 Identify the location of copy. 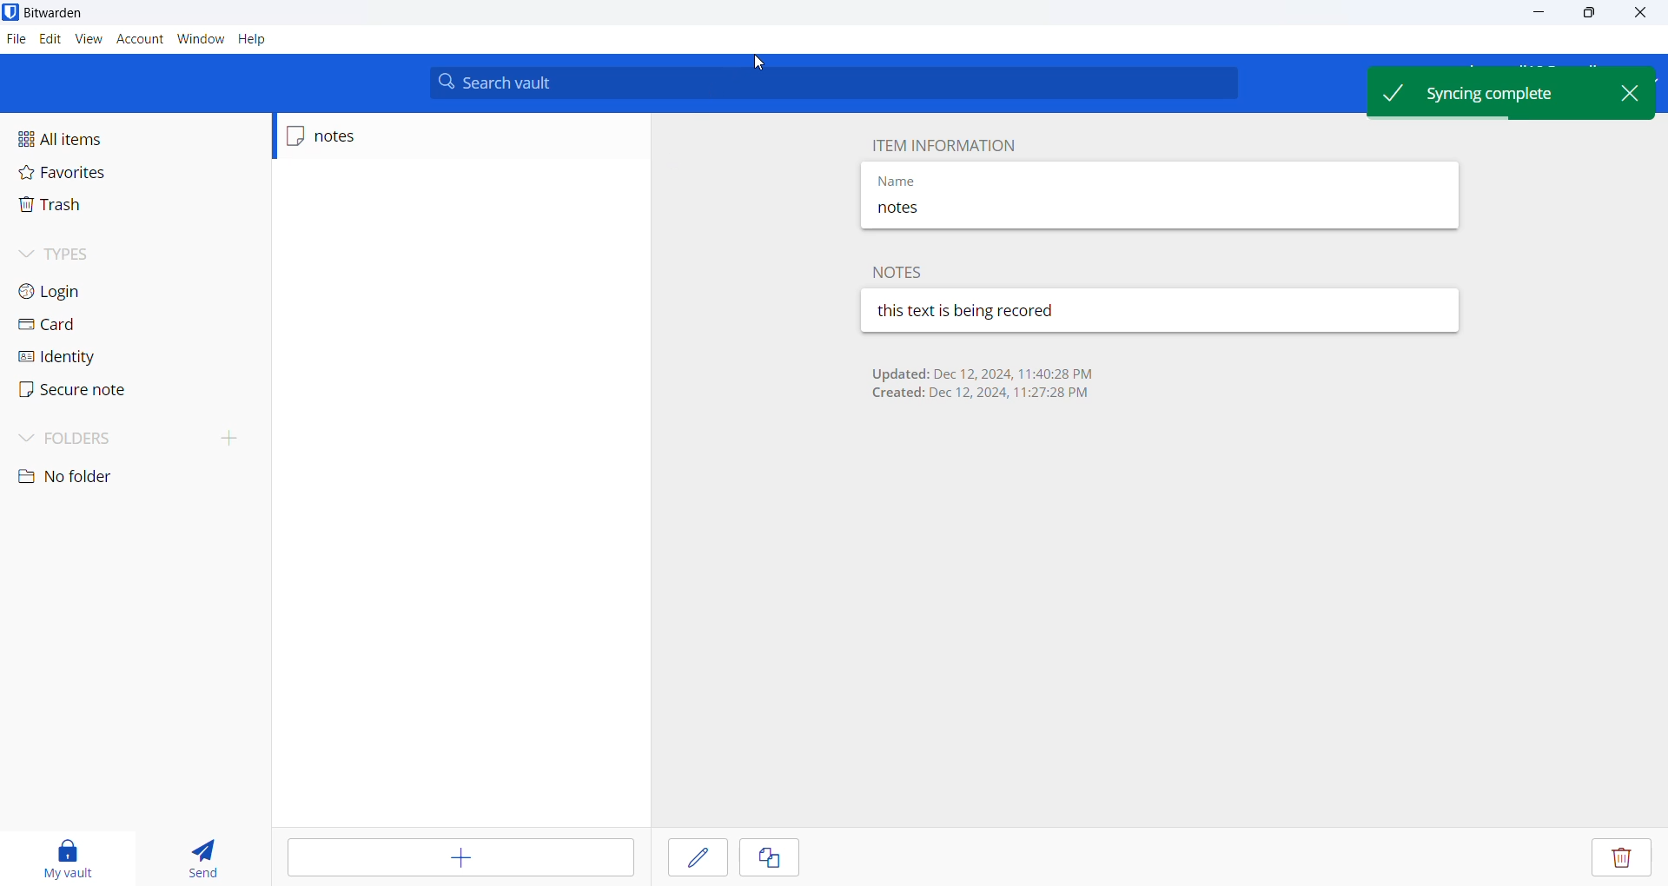
(770, 858).